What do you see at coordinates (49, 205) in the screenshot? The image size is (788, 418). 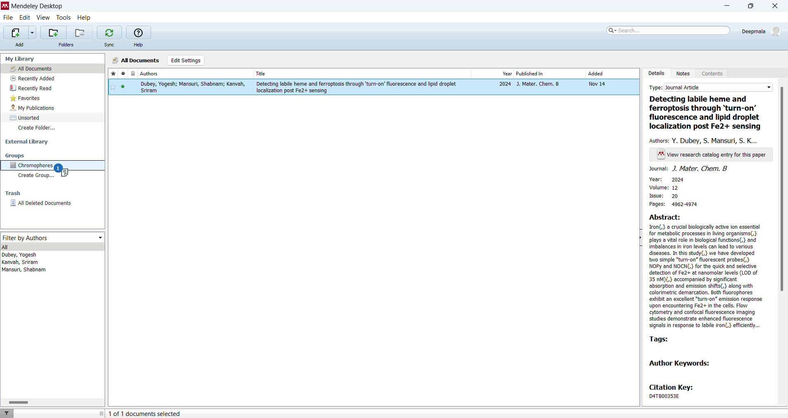 I see `all deleted documents` at bounding box center [49, 205].